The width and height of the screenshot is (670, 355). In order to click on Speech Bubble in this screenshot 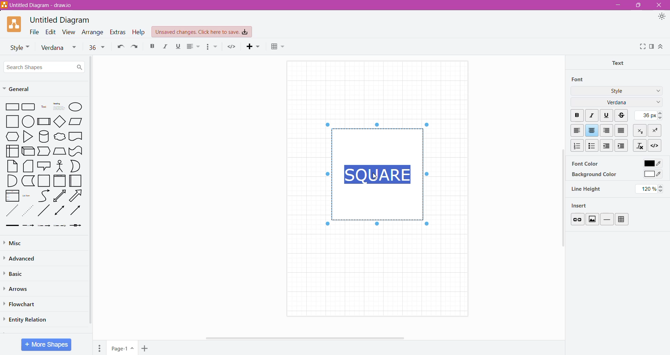, I will do `click(45, 165)`.